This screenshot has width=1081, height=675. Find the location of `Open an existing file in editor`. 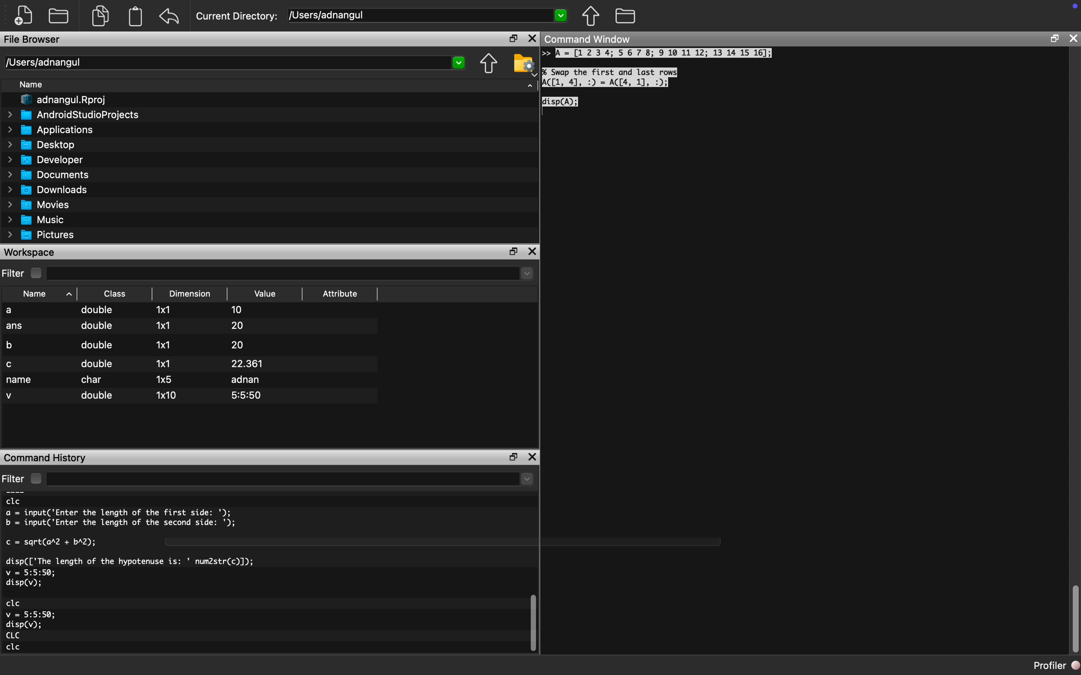

Open an existing file in editor is located at coordinates (60, 16).